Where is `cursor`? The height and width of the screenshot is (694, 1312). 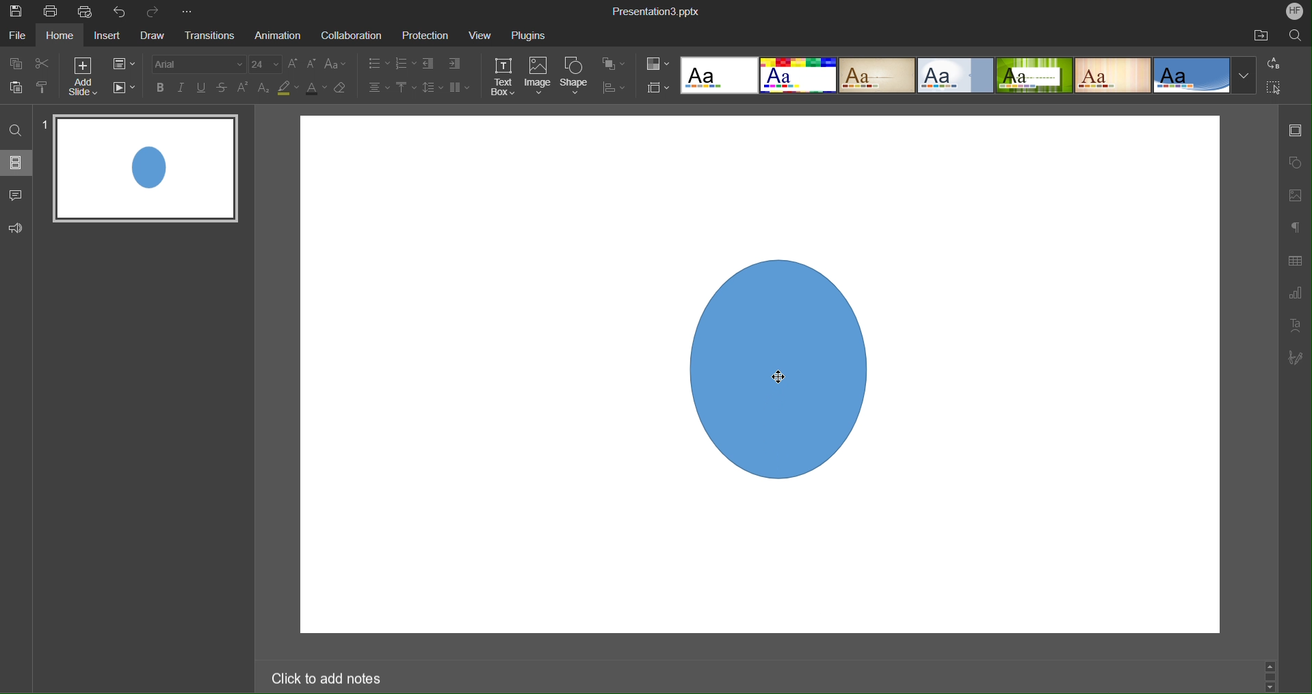 cursor is located at coordinates (779, 374).